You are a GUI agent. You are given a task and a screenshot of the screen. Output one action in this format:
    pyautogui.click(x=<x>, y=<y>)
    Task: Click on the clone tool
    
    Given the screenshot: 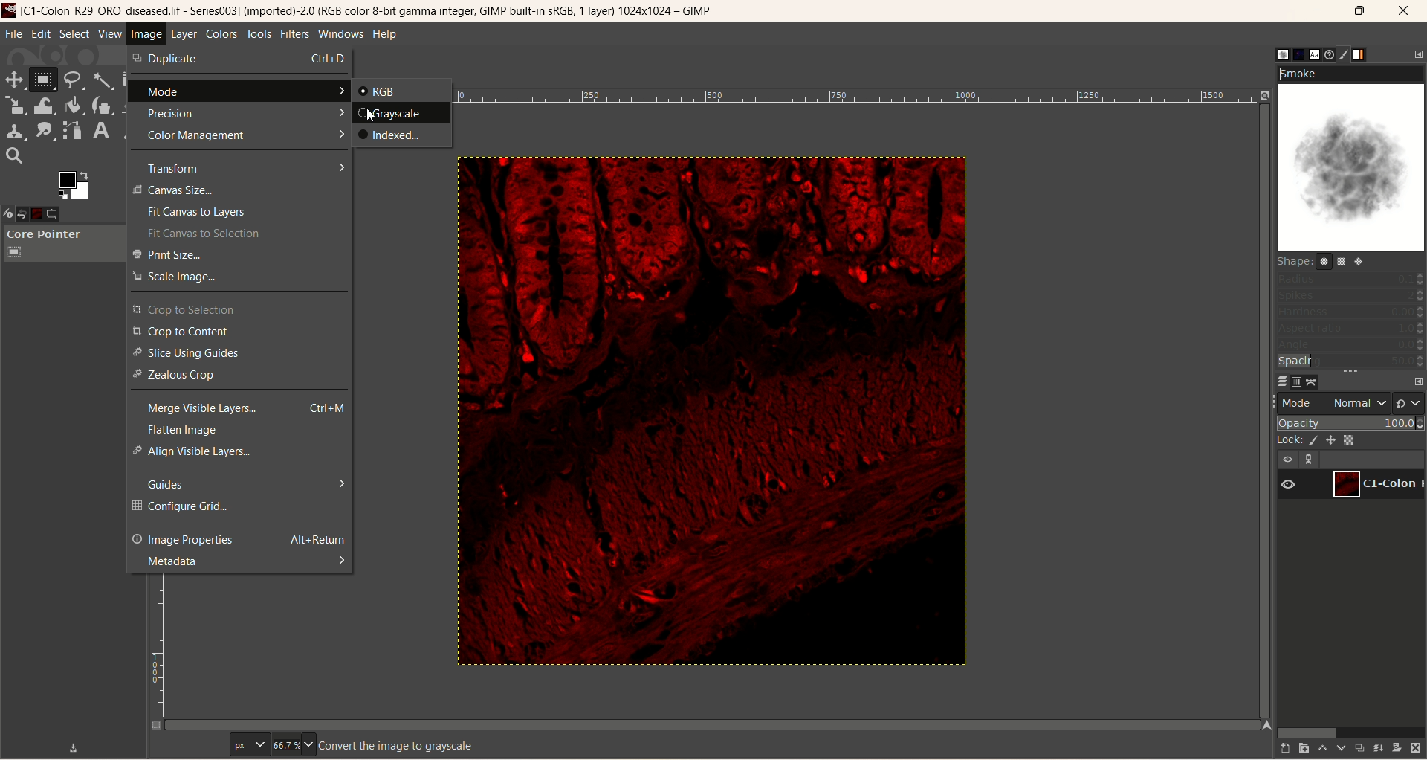 What is the action you would take?
    pyautogui.click(x=16, y=130)
    